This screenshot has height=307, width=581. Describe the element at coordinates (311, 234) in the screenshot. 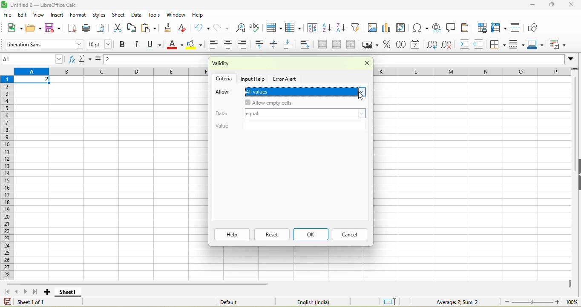

I see `ok` at that location.